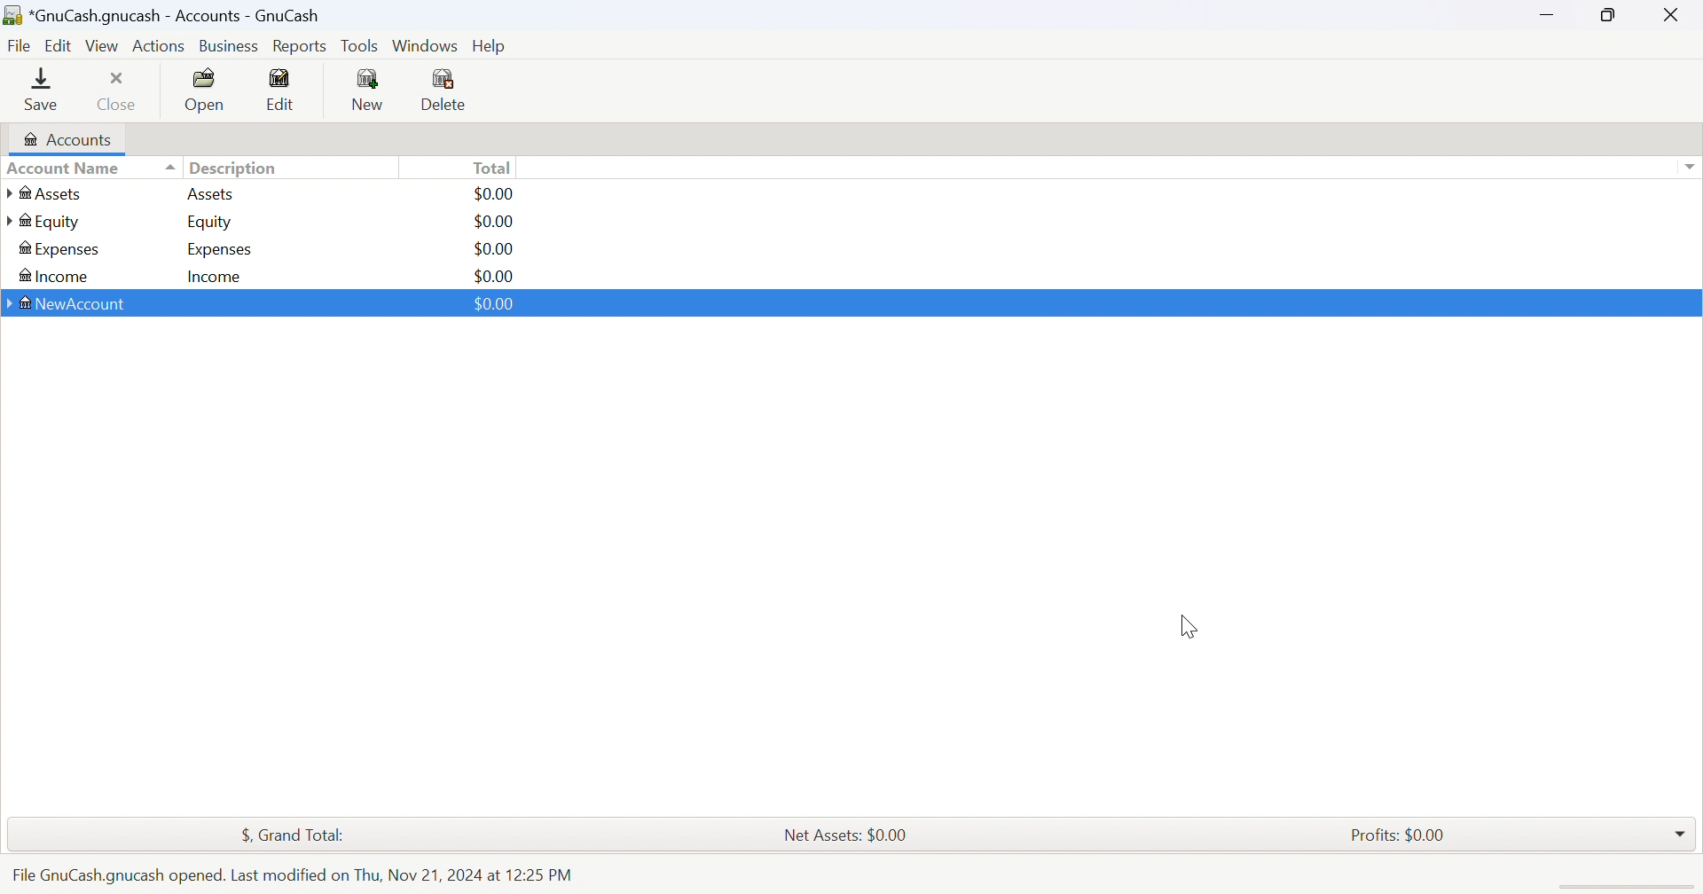 The image size is (1703, 894). Describe the element at coordinates (90, 169) in the screenshot. I see `Account Name` at that location.